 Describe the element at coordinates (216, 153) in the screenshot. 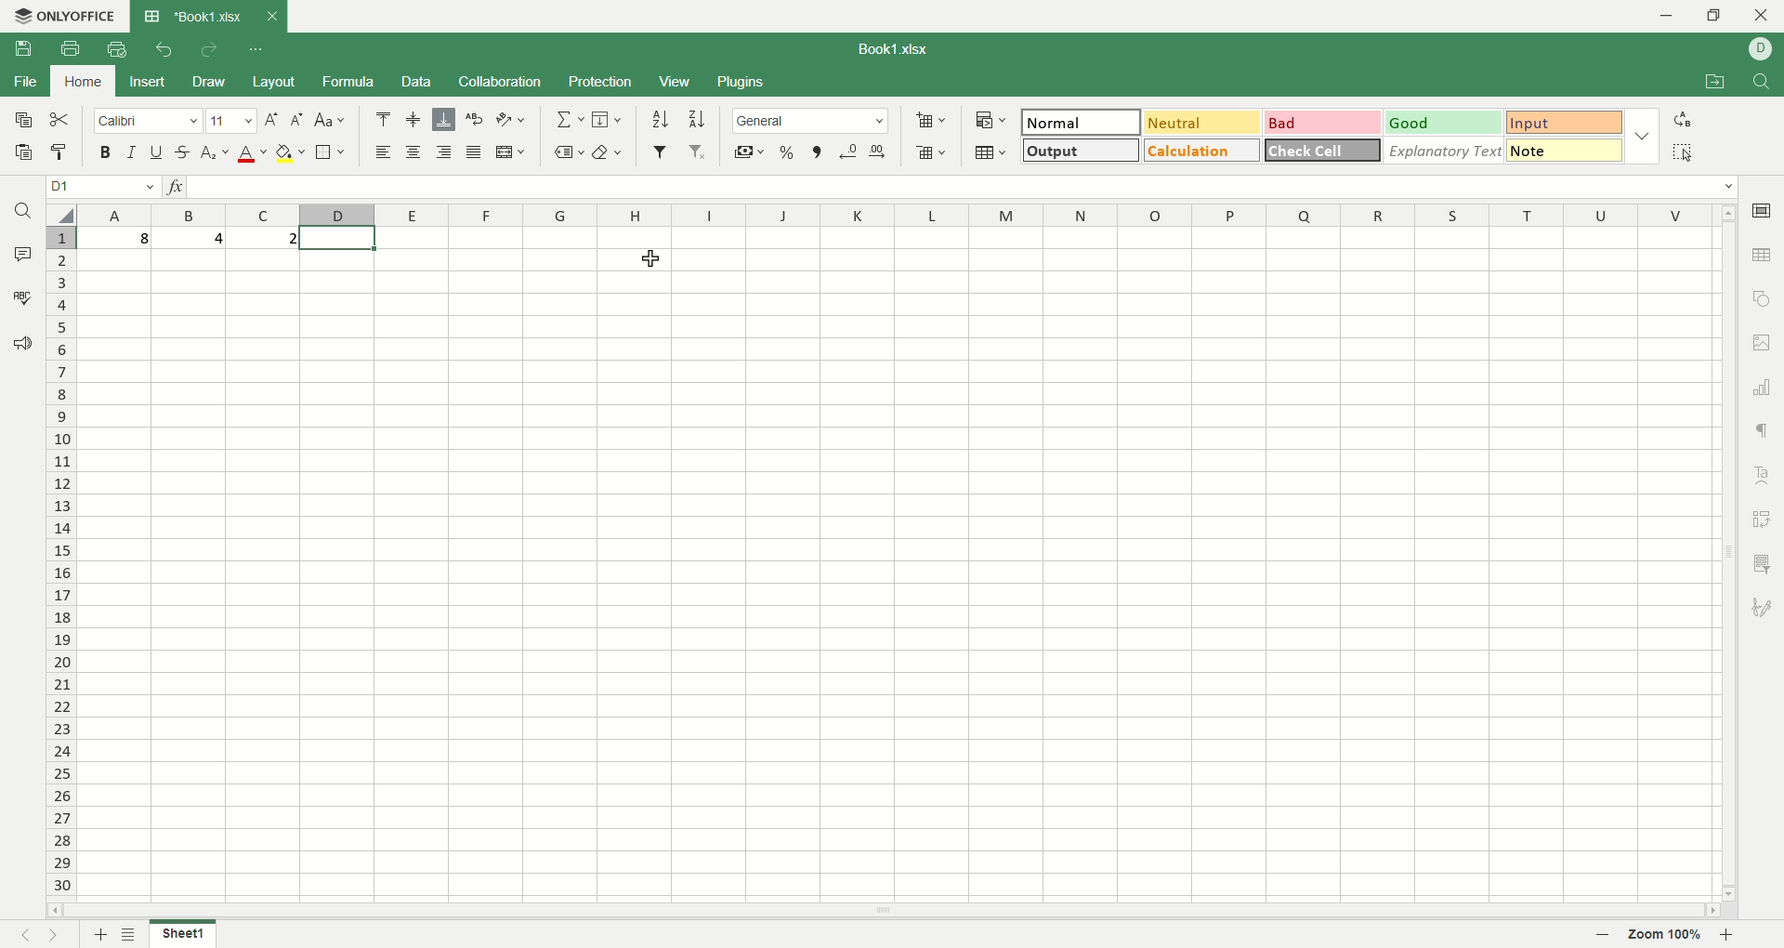

I see `subscript` at that location.